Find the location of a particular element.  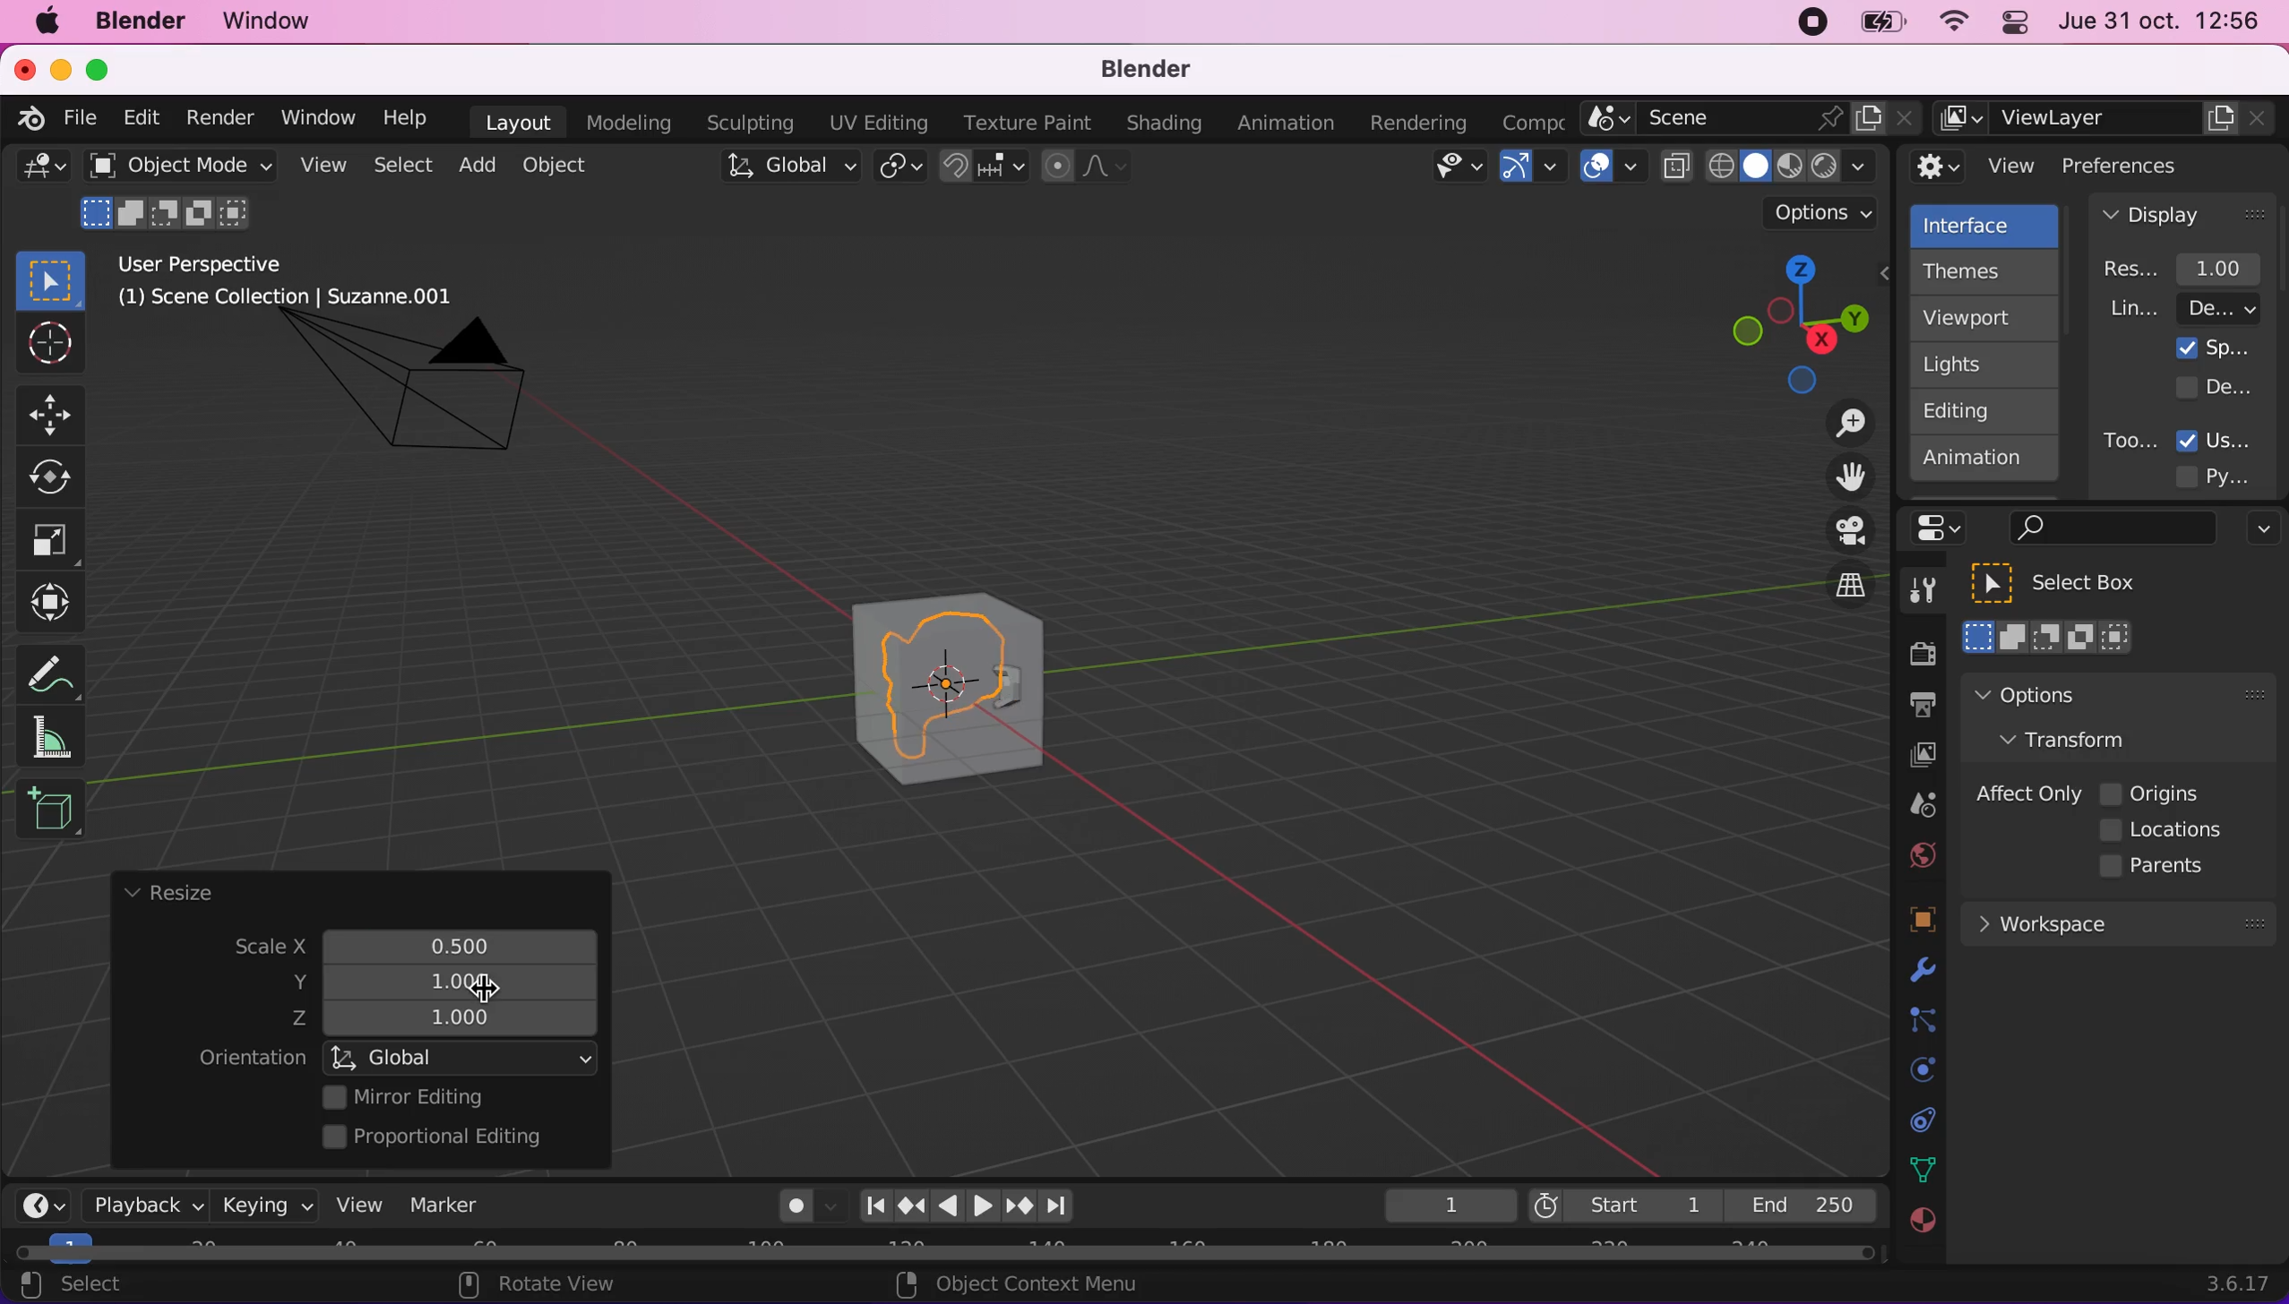

proportional editing is located at coordinates (445, 1138).